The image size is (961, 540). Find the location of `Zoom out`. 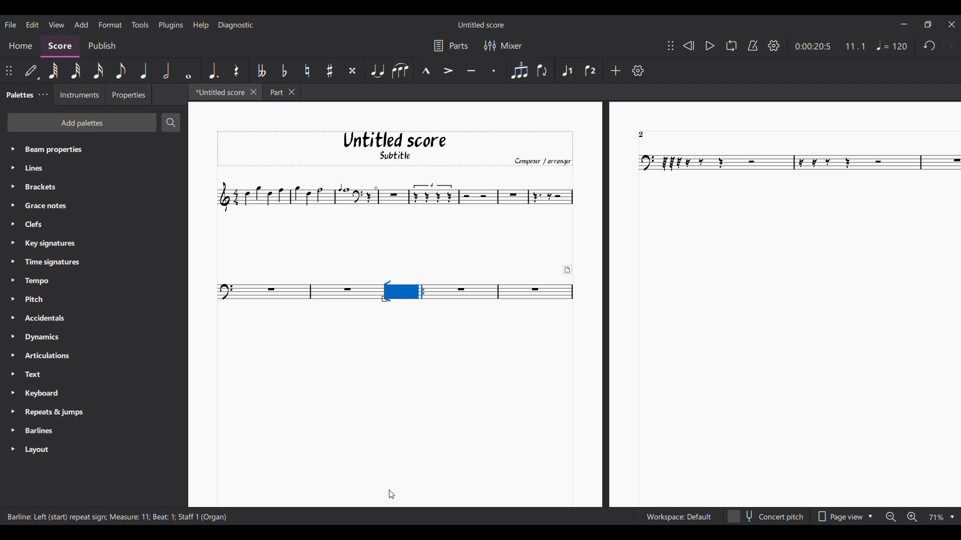

Zoom out is located at coordinates (891, 517).